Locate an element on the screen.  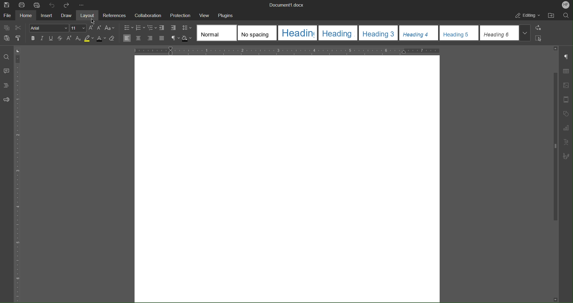
Increase Indent is located at coordinates (173, 28).